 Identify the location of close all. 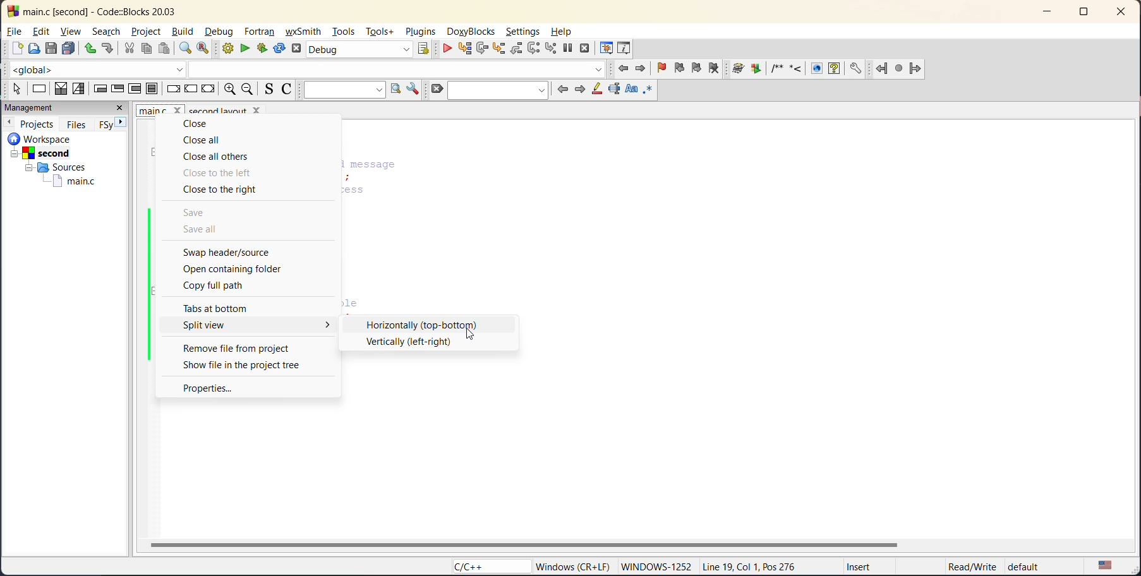
(203, 140).